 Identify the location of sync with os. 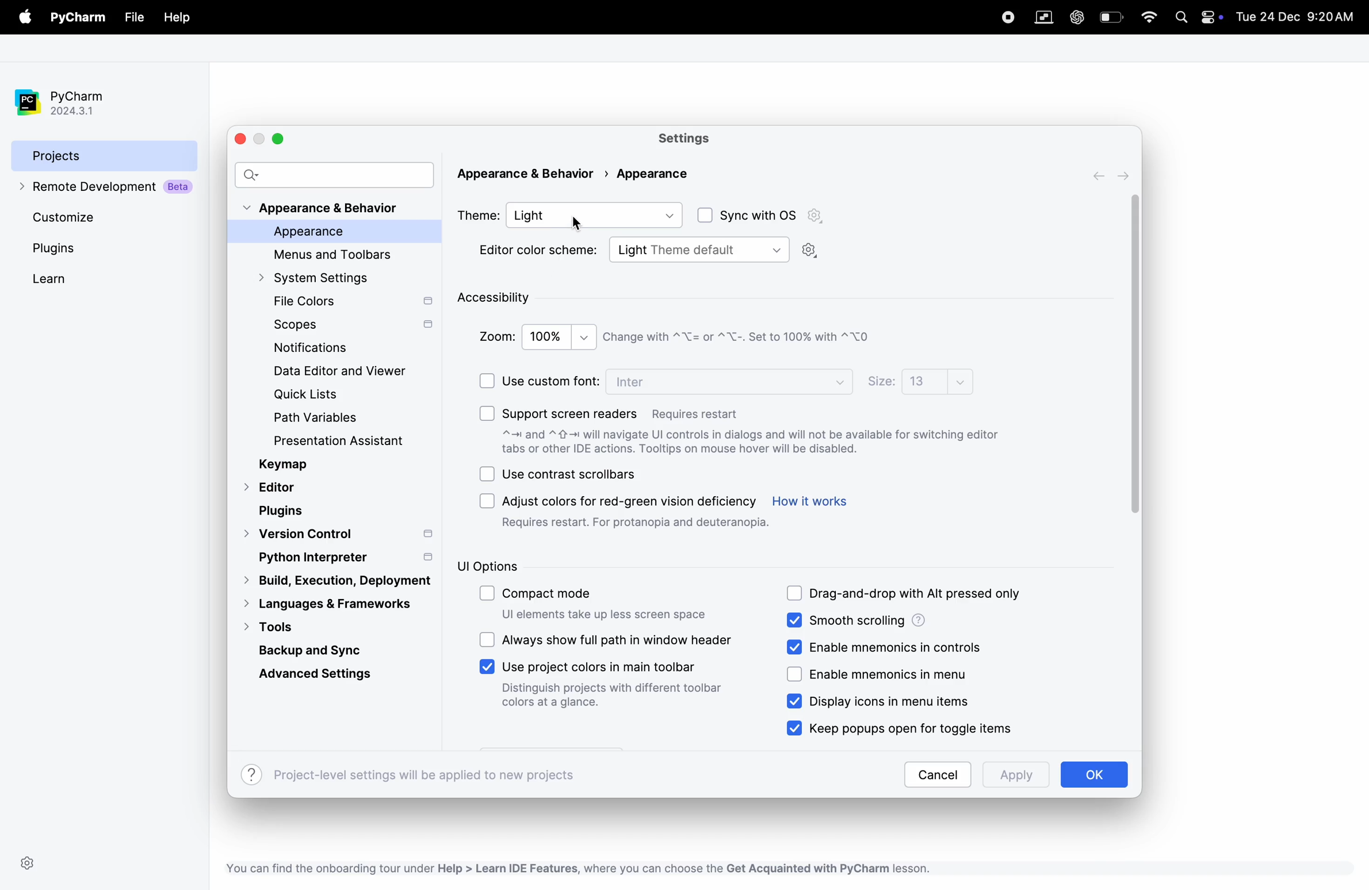
(774, 216).